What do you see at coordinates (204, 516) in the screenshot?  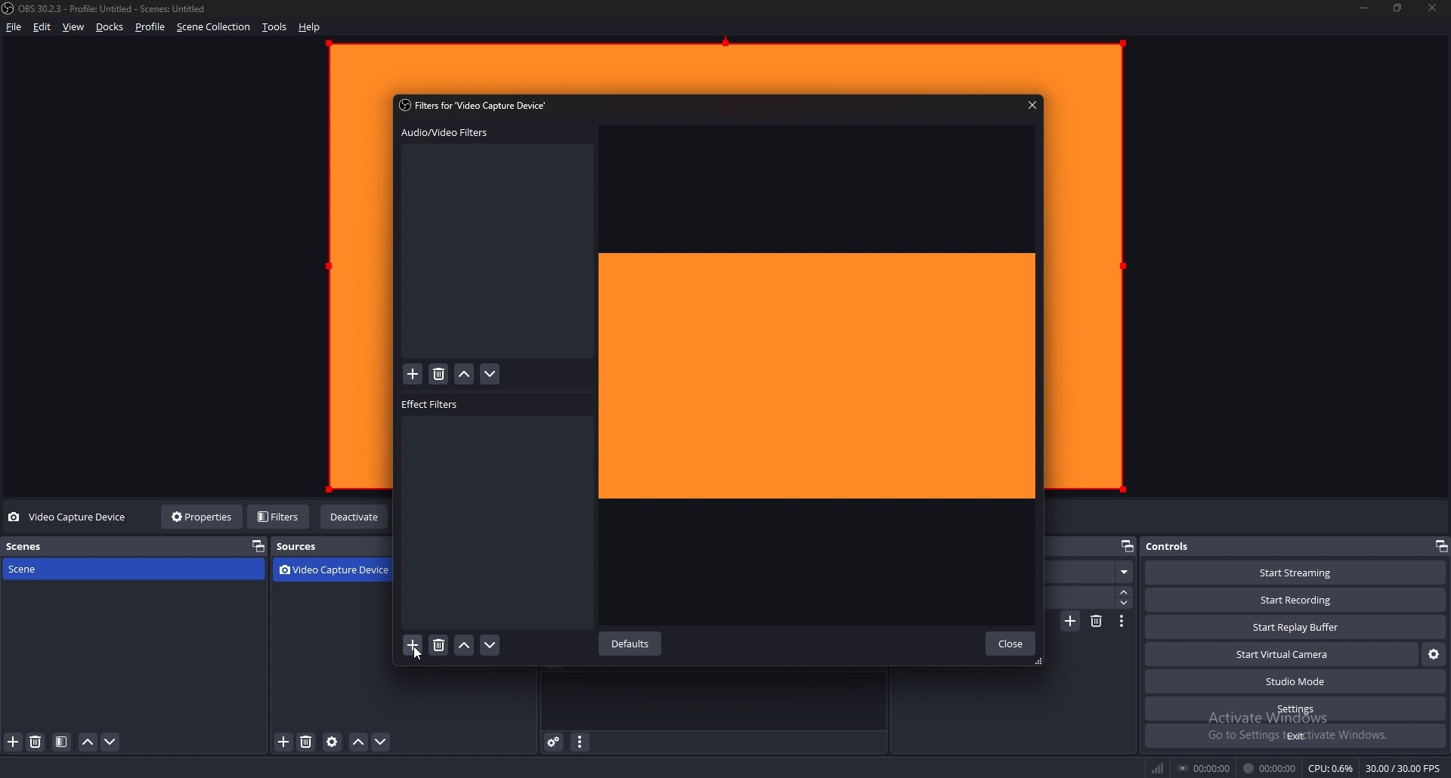 I see `properties` at bounding box center [204, 516].